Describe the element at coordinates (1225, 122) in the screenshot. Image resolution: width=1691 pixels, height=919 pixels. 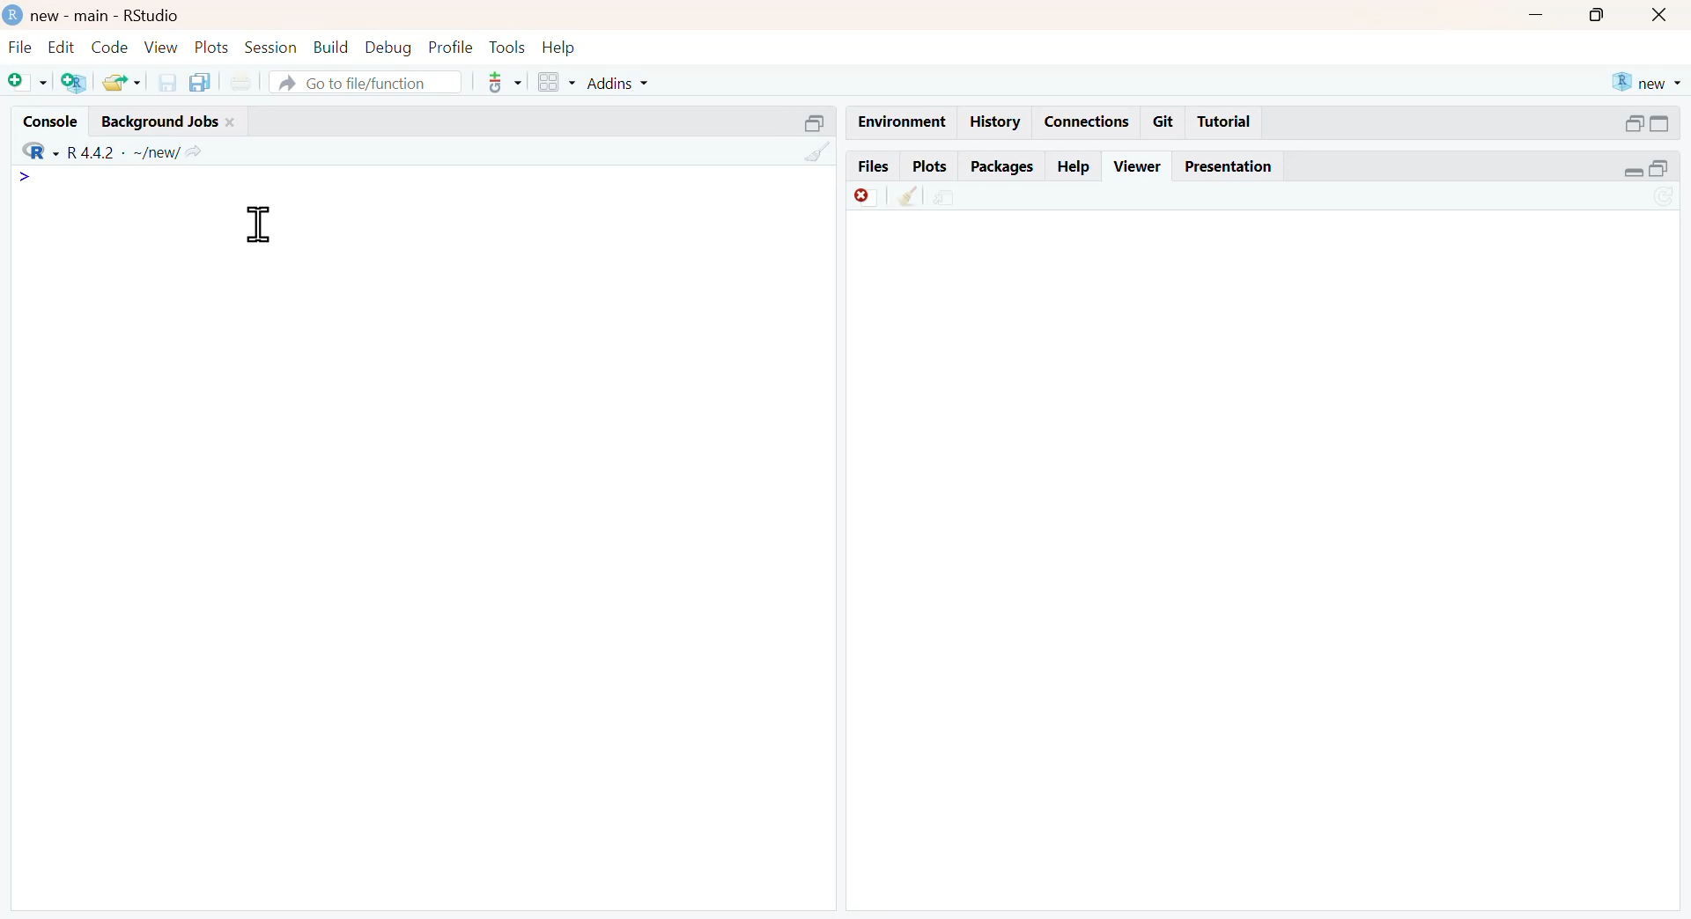
I see `tutorial` at that location.